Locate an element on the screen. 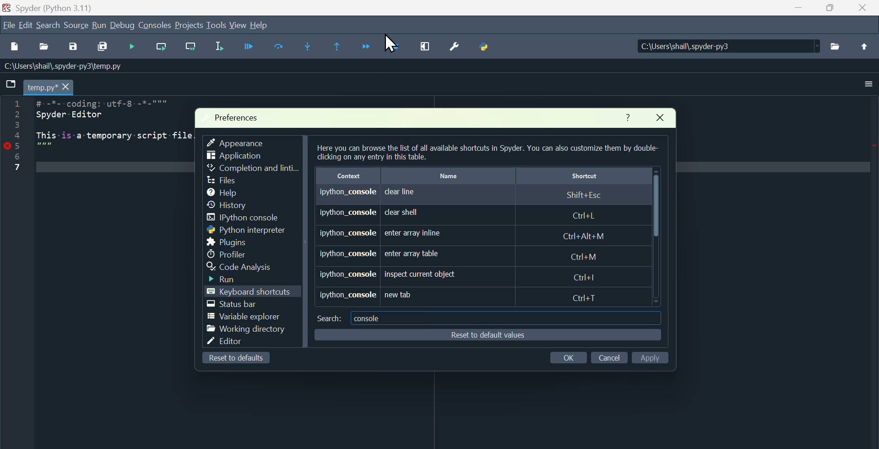 The image size is (879, 449). Step in to function is located at coordinates (314, 46).